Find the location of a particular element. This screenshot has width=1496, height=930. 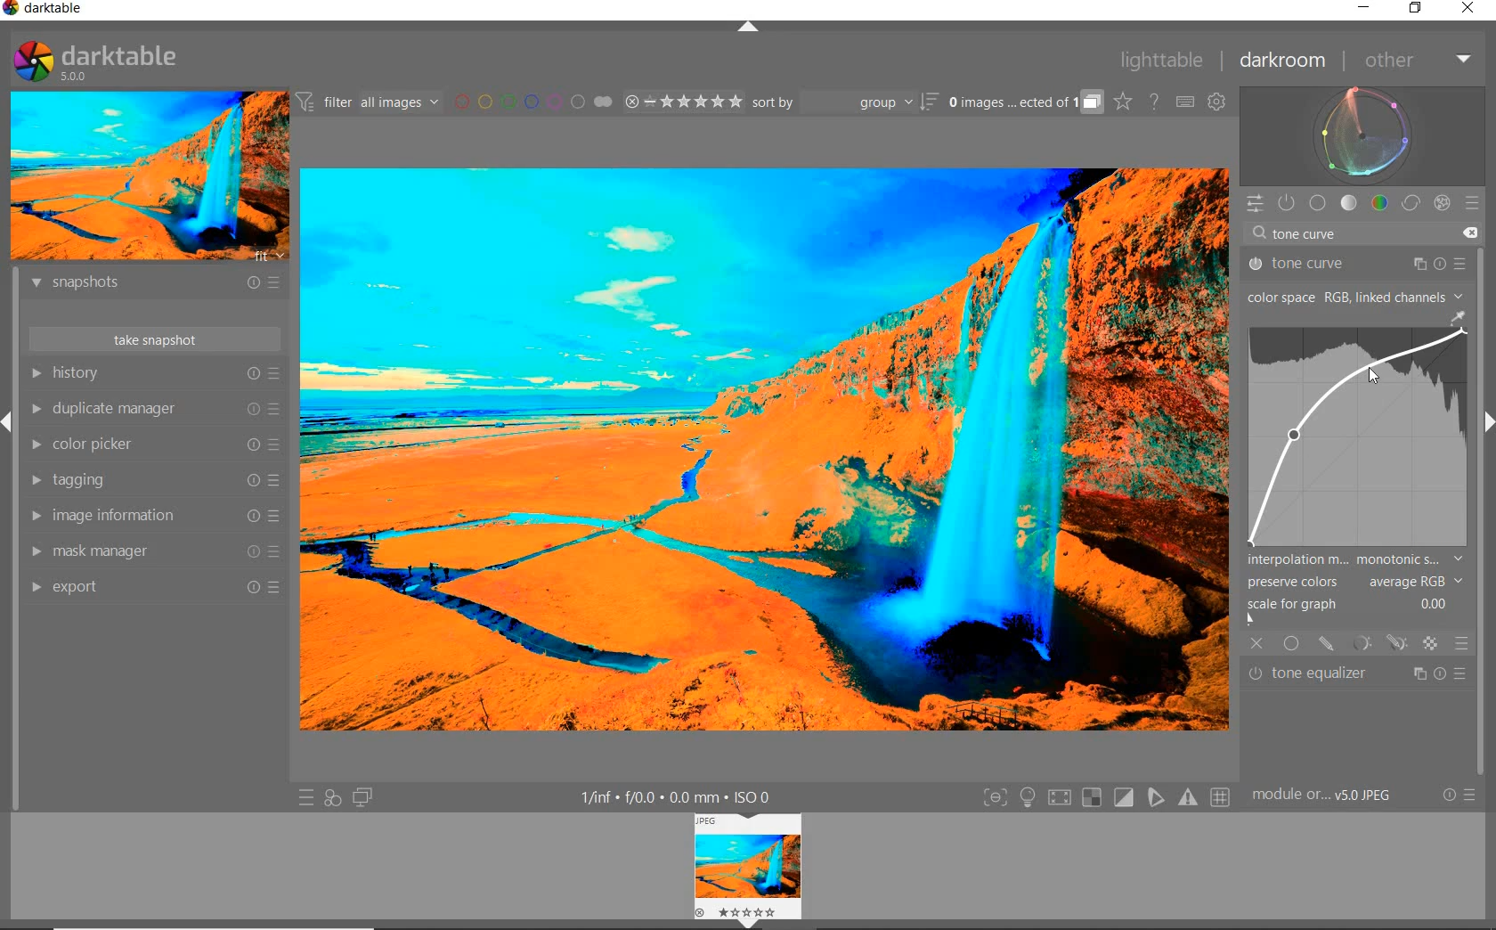

history is located at coordinates (154, 372).